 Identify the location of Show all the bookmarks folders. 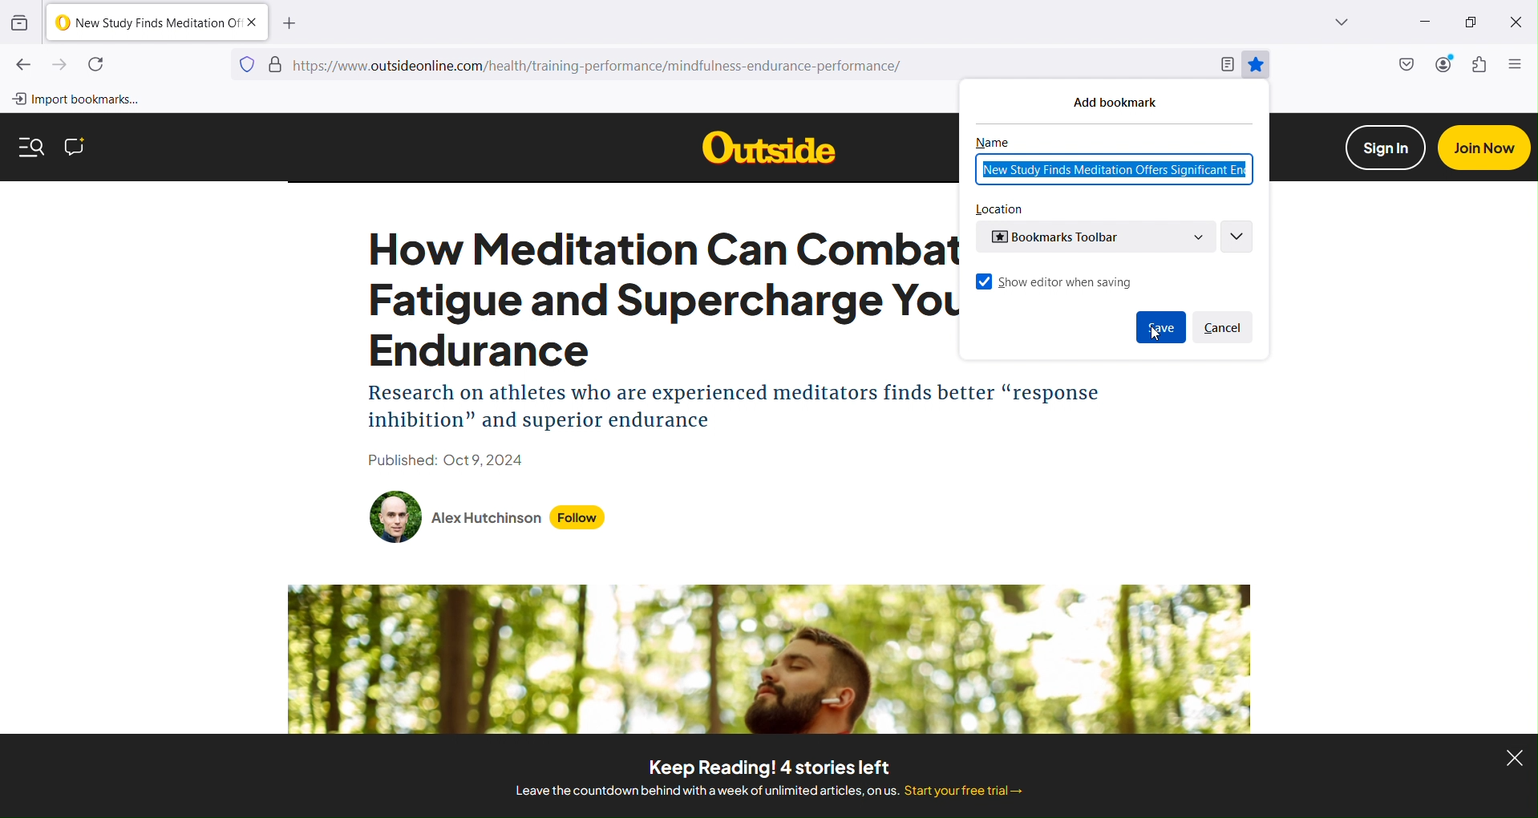
(1236, 237).